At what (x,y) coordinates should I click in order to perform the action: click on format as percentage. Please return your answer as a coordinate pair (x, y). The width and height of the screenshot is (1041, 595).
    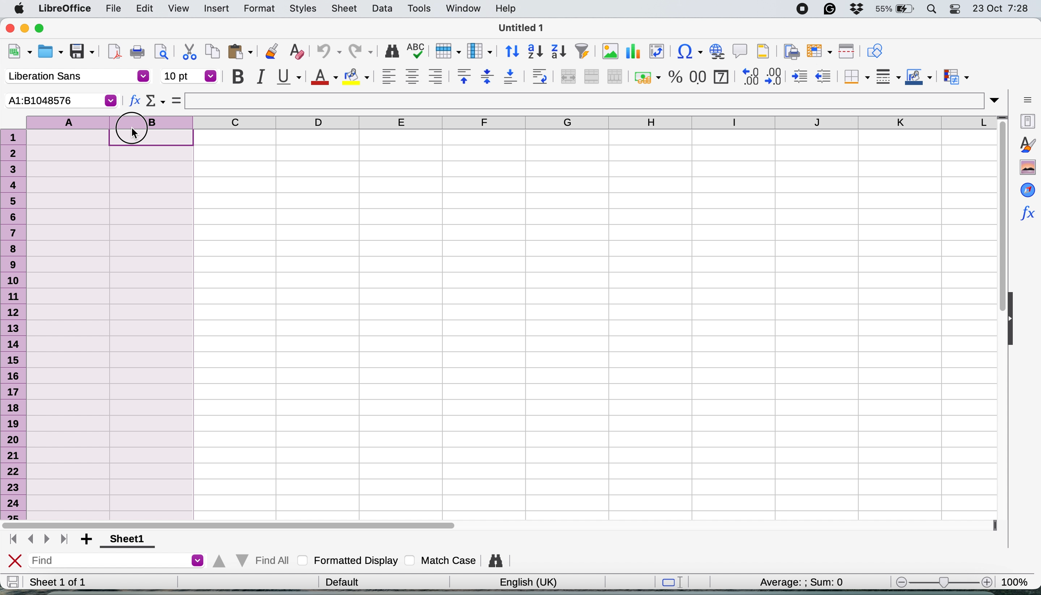
    Looking at the image, I should click on (673, 76).